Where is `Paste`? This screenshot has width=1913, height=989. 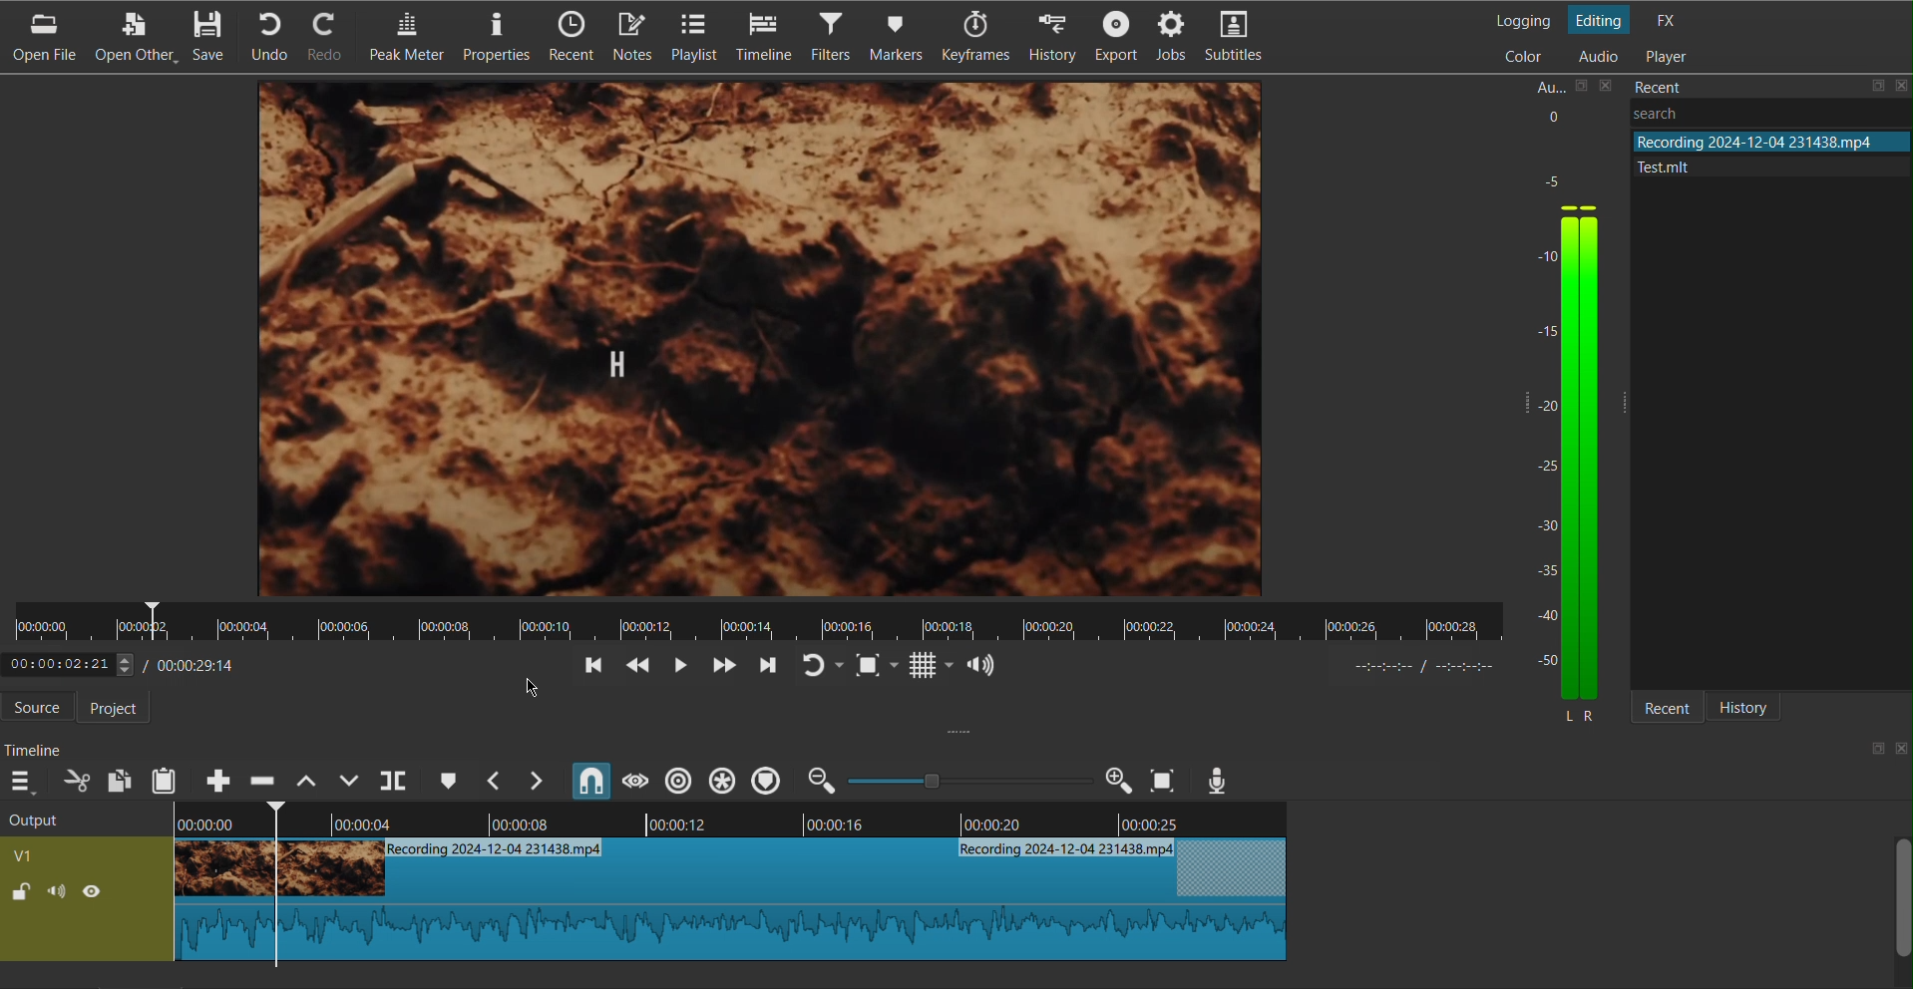 Paste is located at coordinates (165, 778).